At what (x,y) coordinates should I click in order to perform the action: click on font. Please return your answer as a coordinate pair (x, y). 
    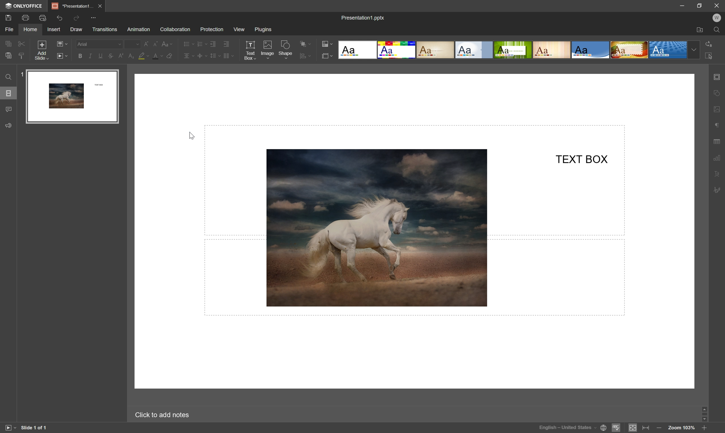
    Looking at the image, I should click on (98, 43).